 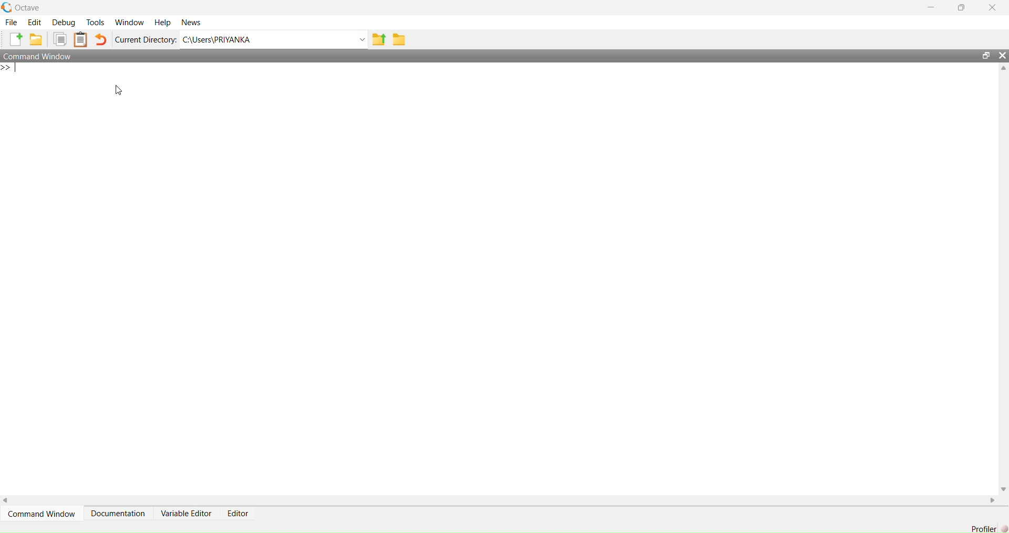 What do you see at coordinates (44, 514) in the screenshot?
I see `Command Window` at bounding box center [44, 514].